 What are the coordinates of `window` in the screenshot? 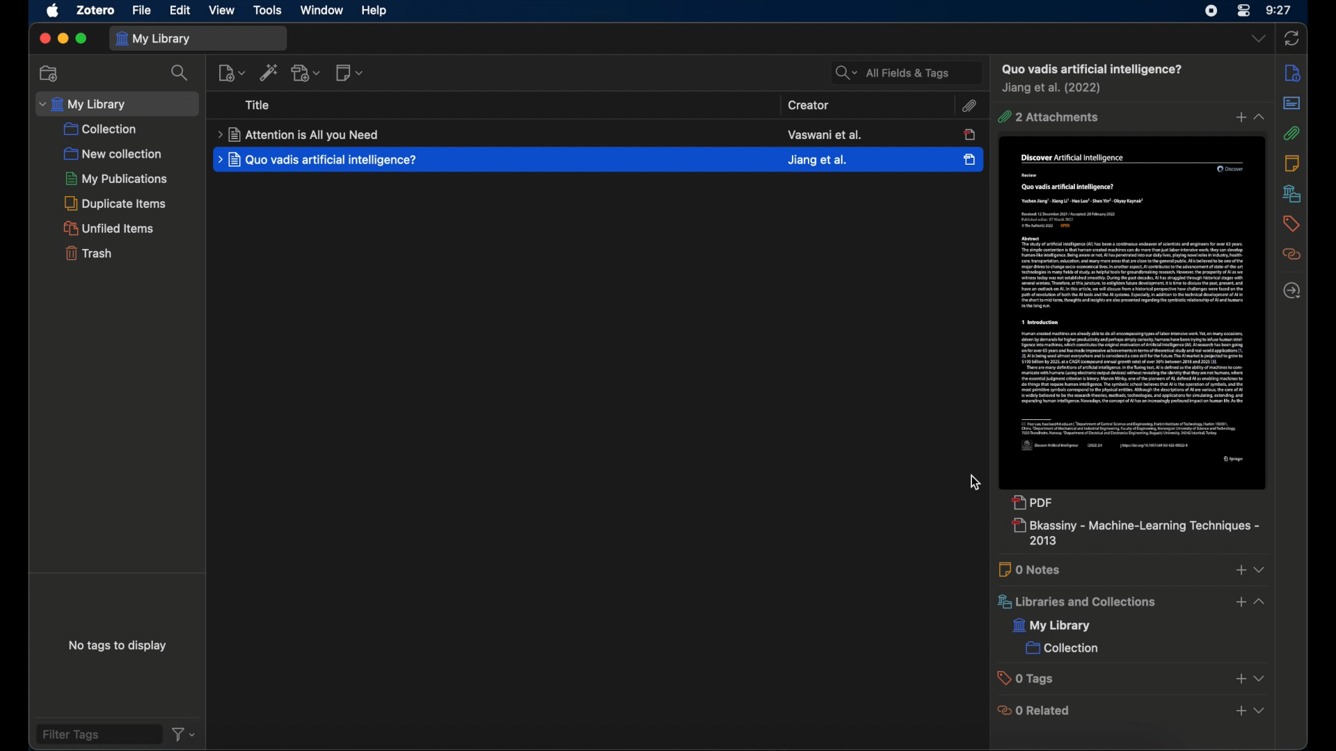 It's located at (321, 10).